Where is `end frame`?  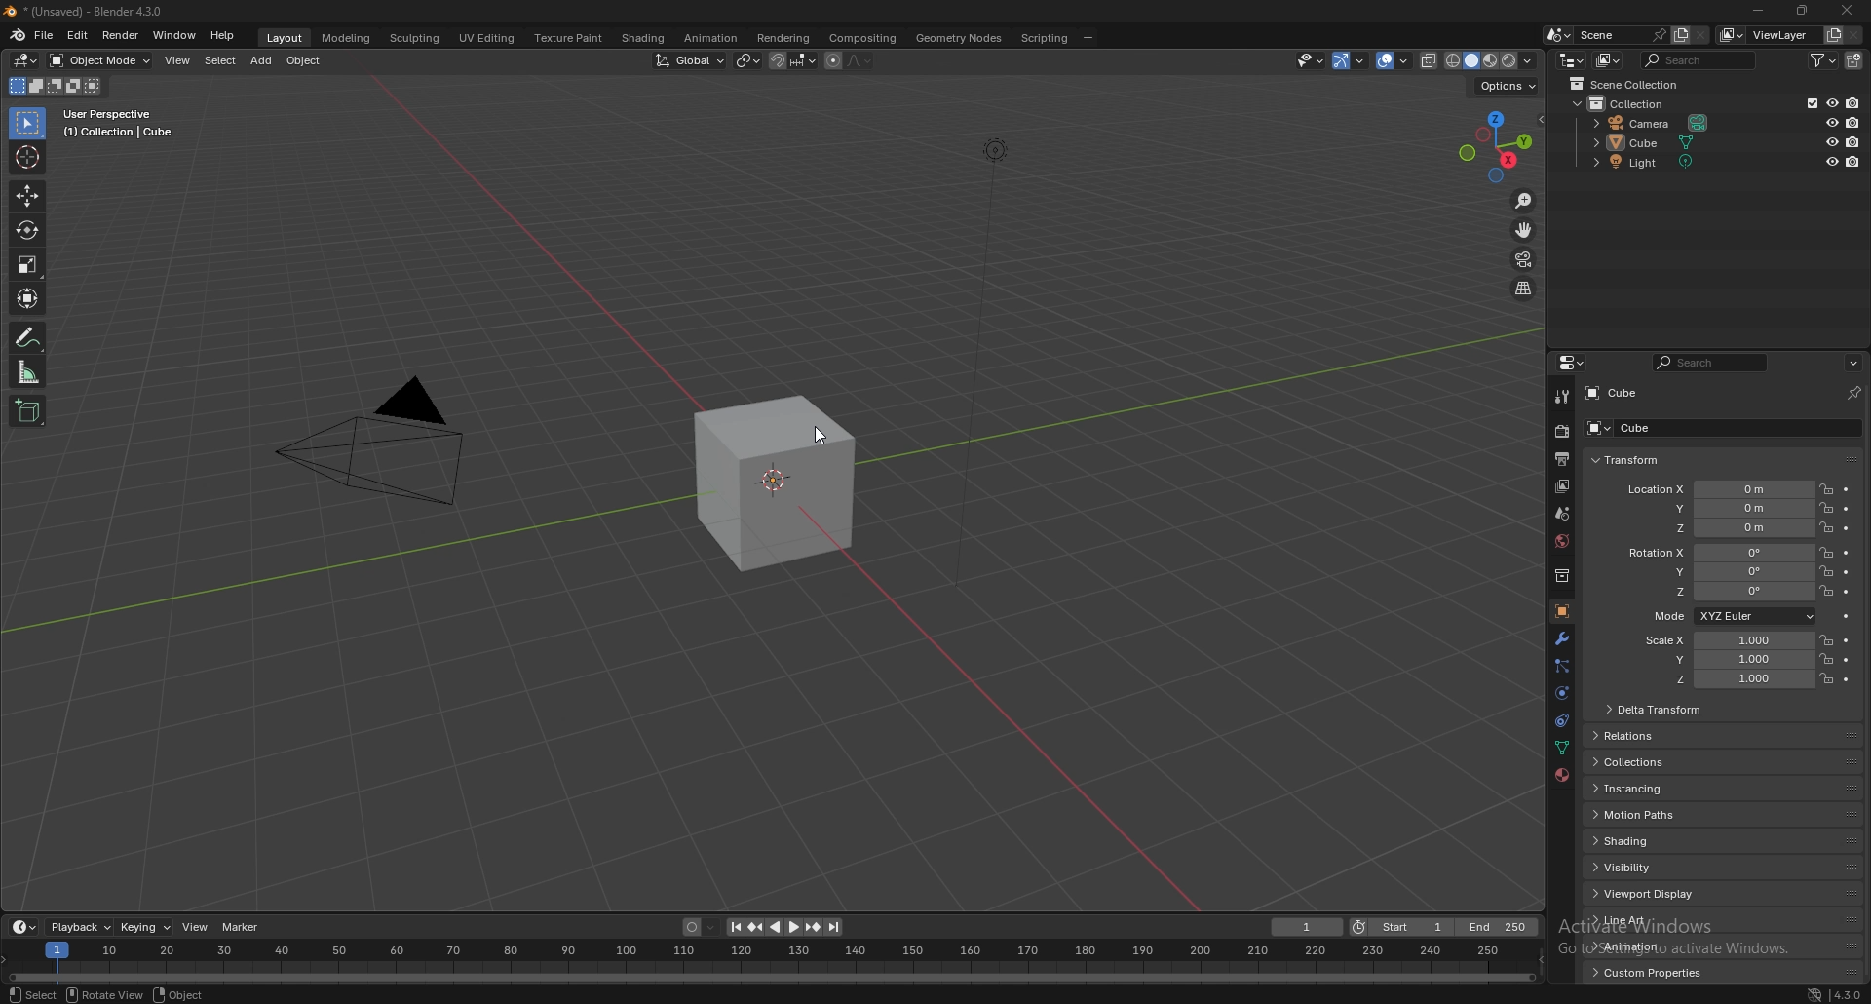 end frame is located at coordinates (1499, 927).